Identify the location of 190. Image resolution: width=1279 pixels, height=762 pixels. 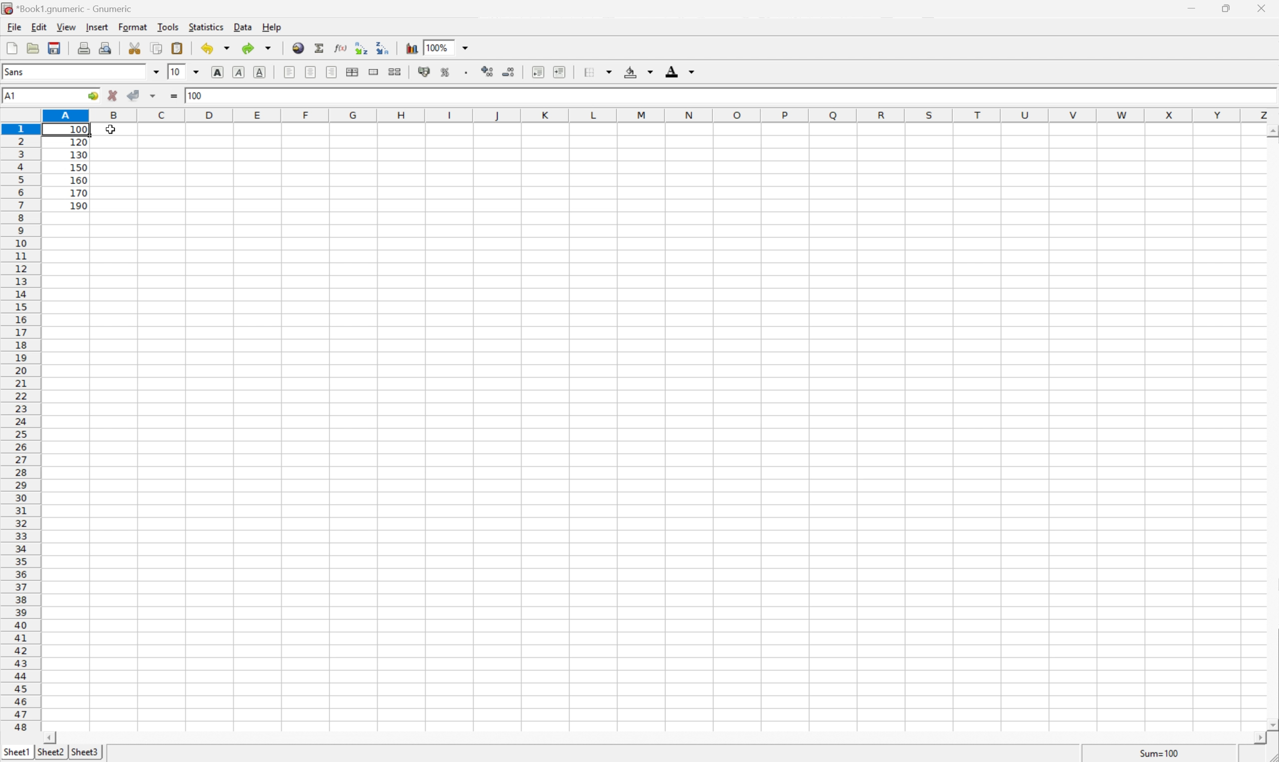
(79, 205).